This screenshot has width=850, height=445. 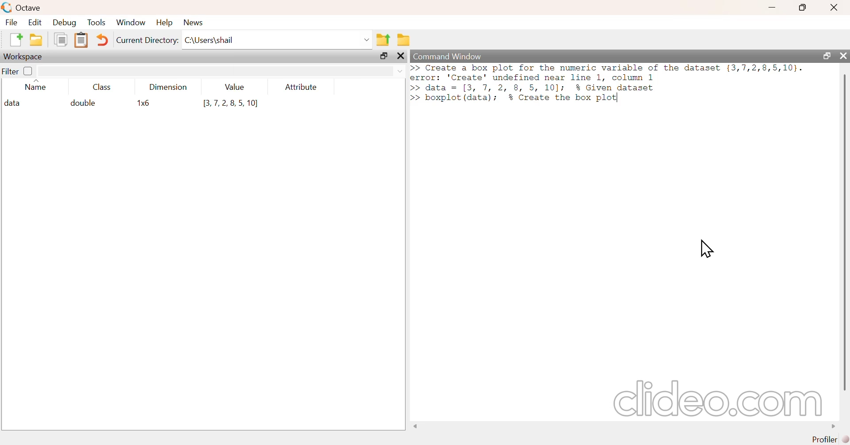 I want to click on data = (3, 7, 2, 8, 5, 10]; % Given dataset, so click(x=540, y=88).